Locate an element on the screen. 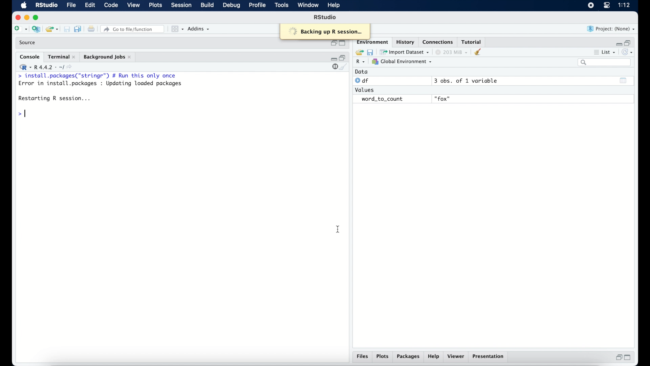 The height and width of the screenshot is (366, 650). source is located at coordinates (28, 43).